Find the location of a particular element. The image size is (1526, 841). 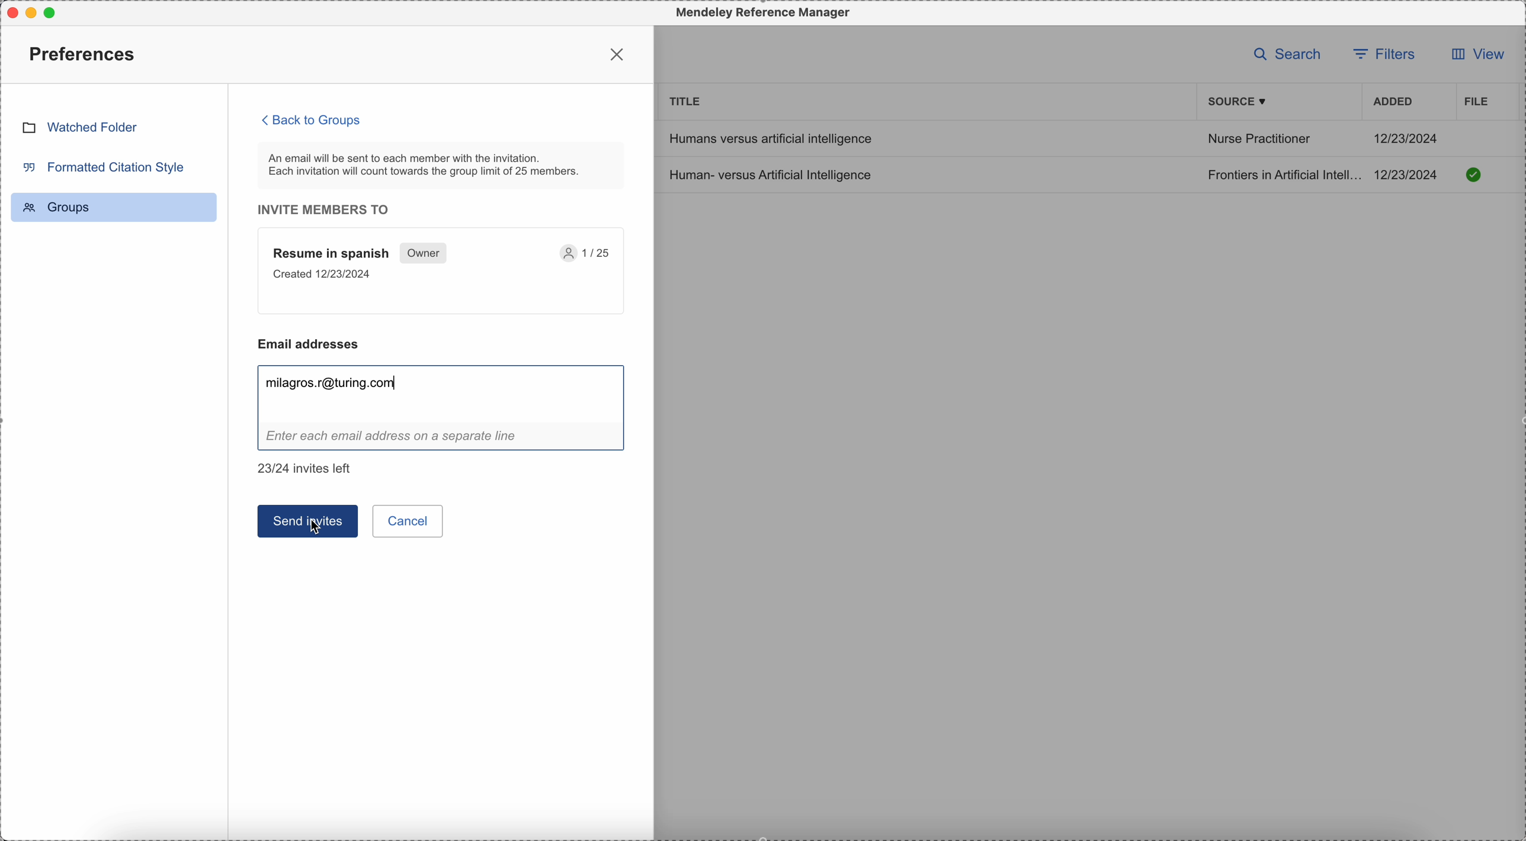

maximize is located at coordinates (54, 12).